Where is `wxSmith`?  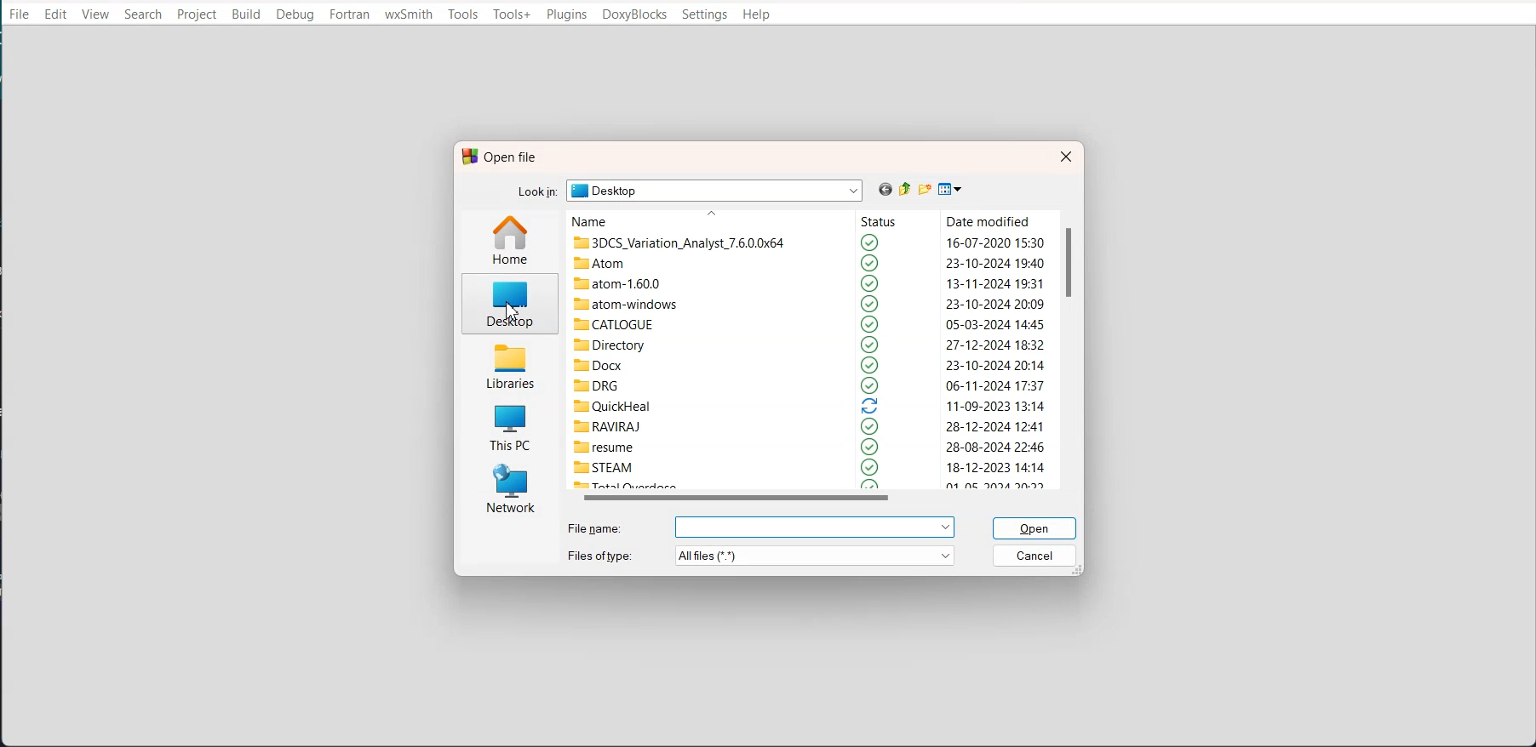
wxSmith is located at coordinates (409, 15).